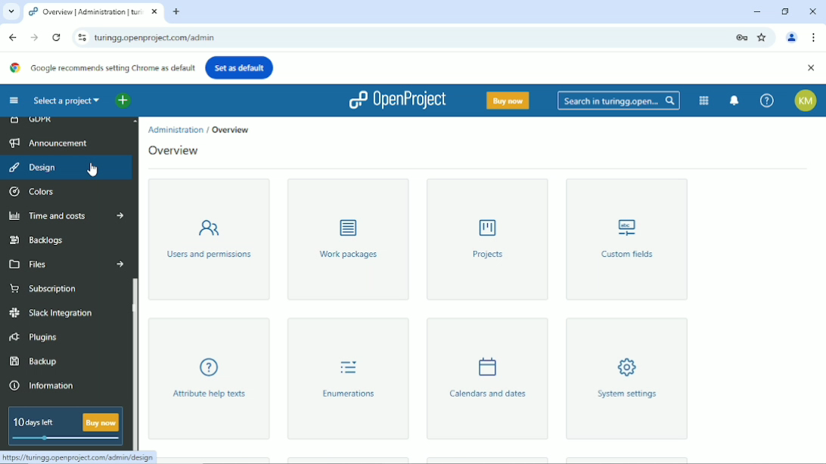 The width and height of the screenshot is (826, 464). What do you see at coordinates (176, 13) in the screenshot?
I see `New tab` at bounding box center [176, 13].